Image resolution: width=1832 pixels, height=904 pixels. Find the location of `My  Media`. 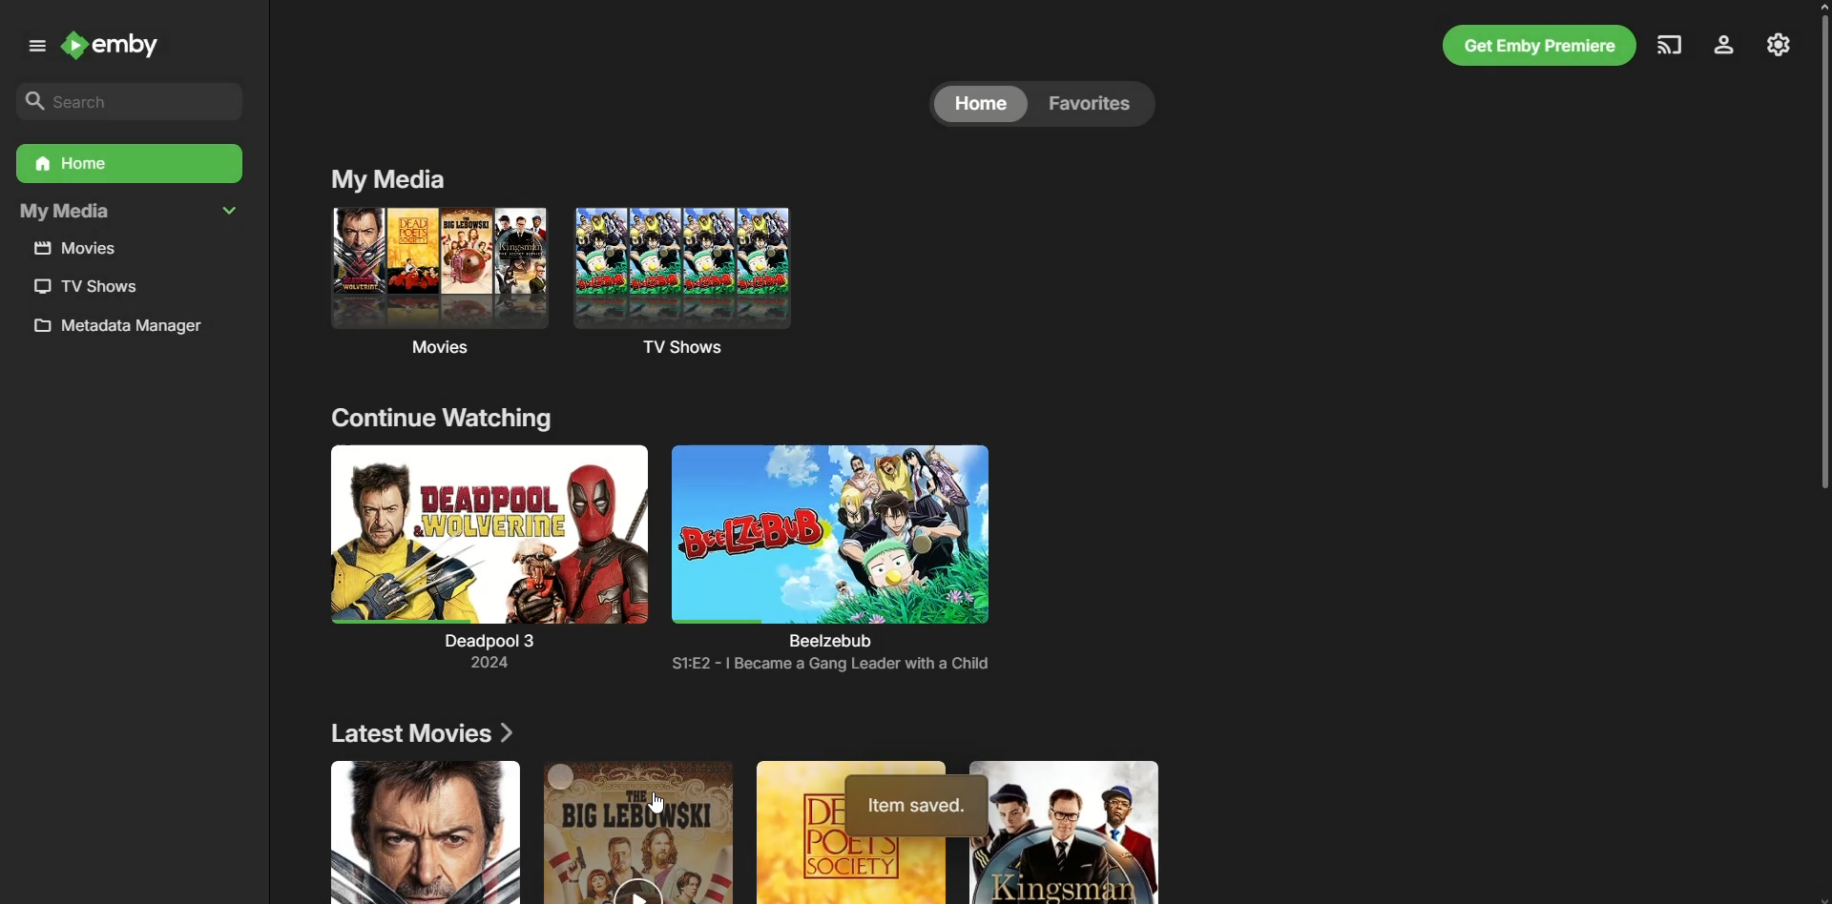

My  Media is located at coordinates (385, 178).